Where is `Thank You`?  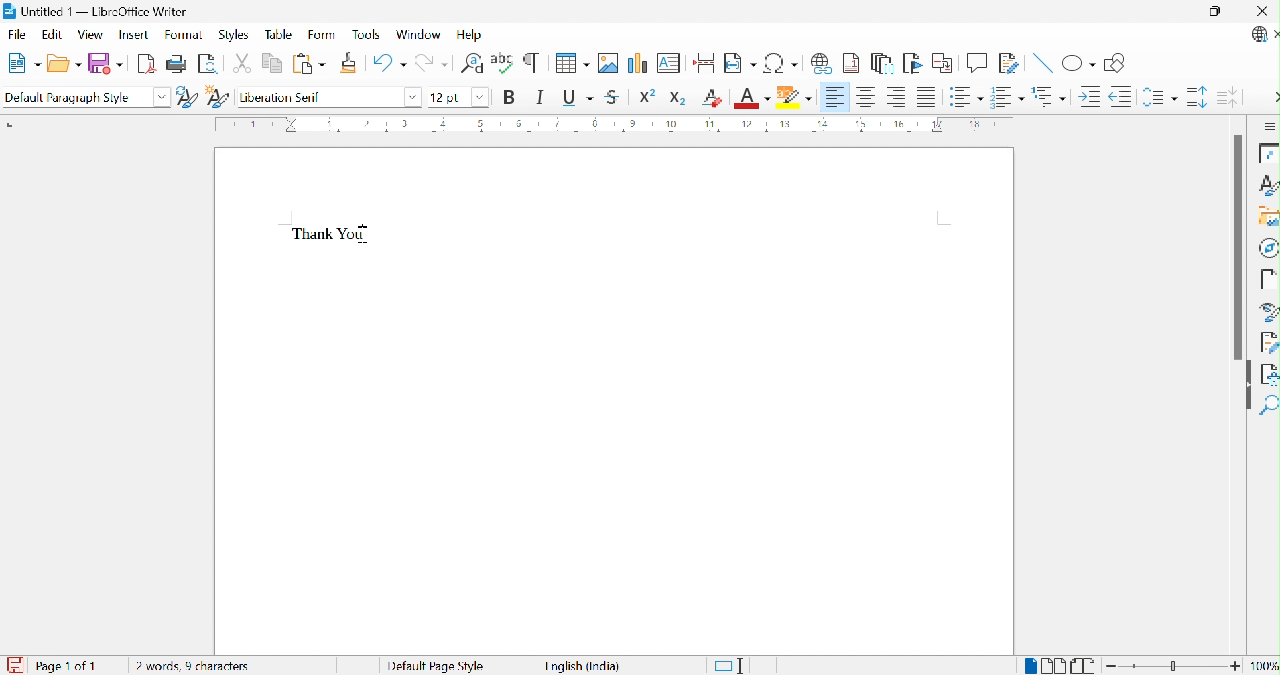
Thank You is located at coordinates (331, 234).